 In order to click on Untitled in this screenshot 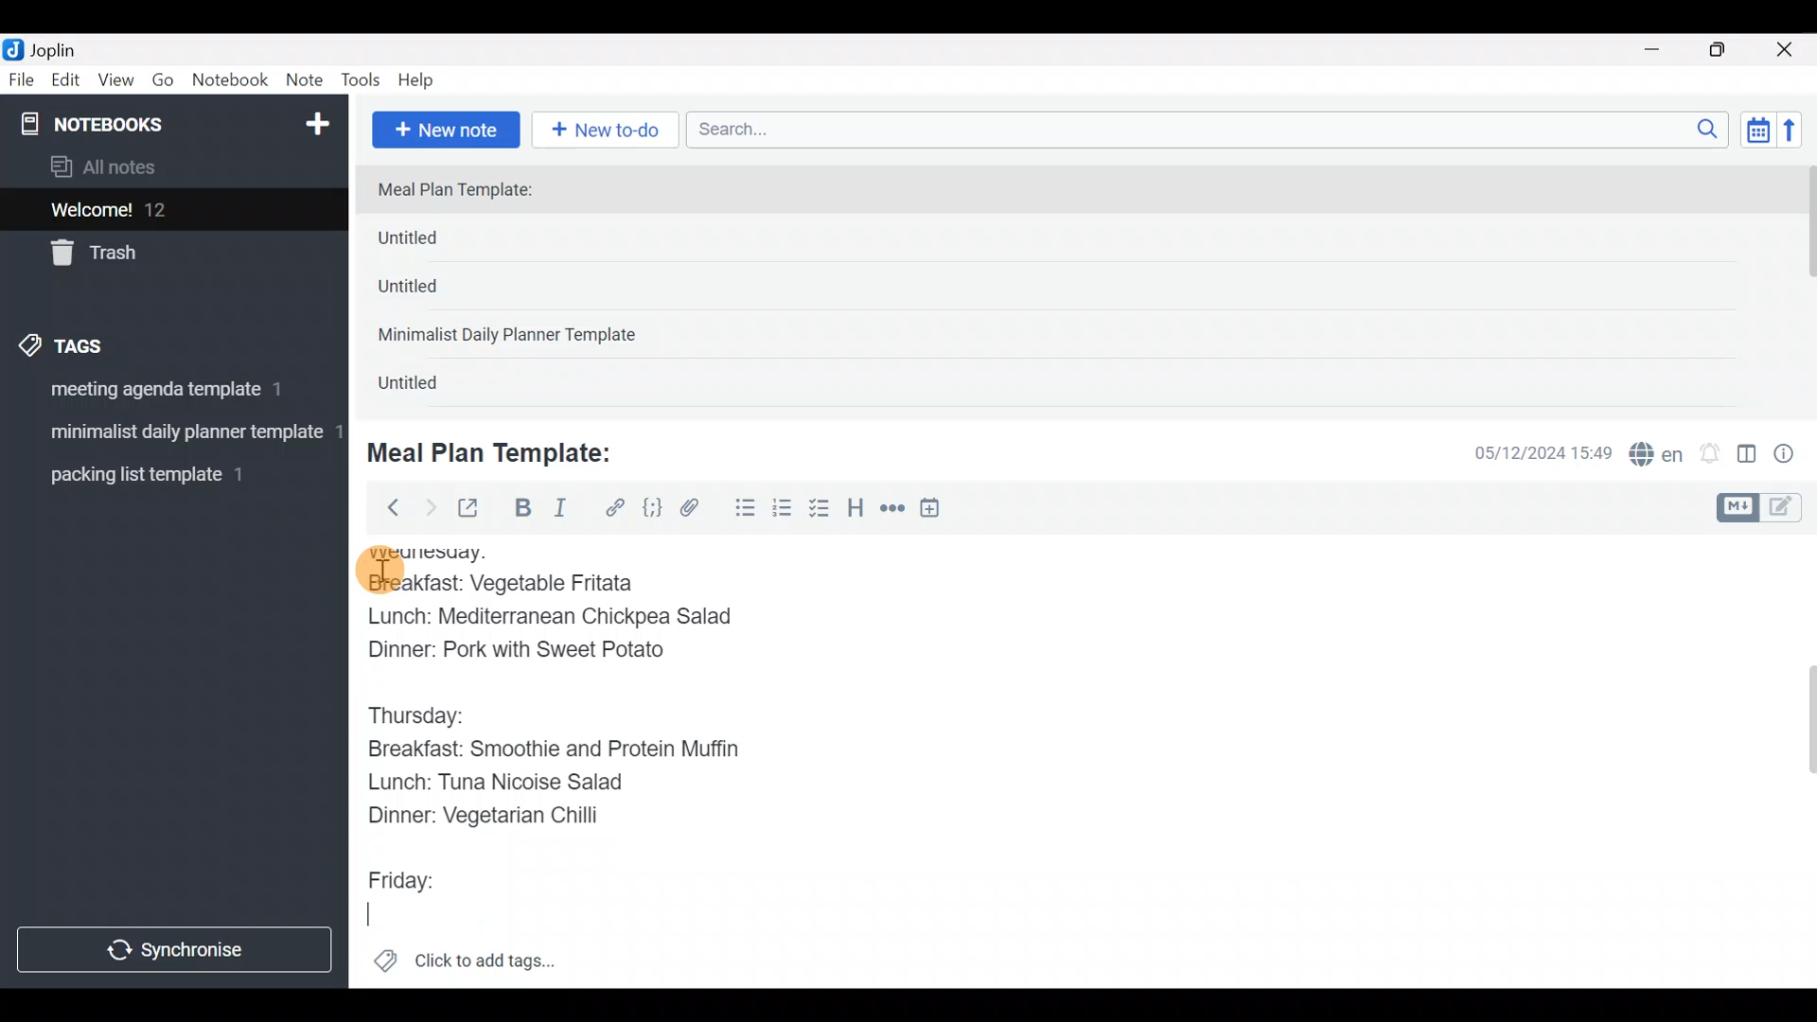, I will do `click(439, 242)`.